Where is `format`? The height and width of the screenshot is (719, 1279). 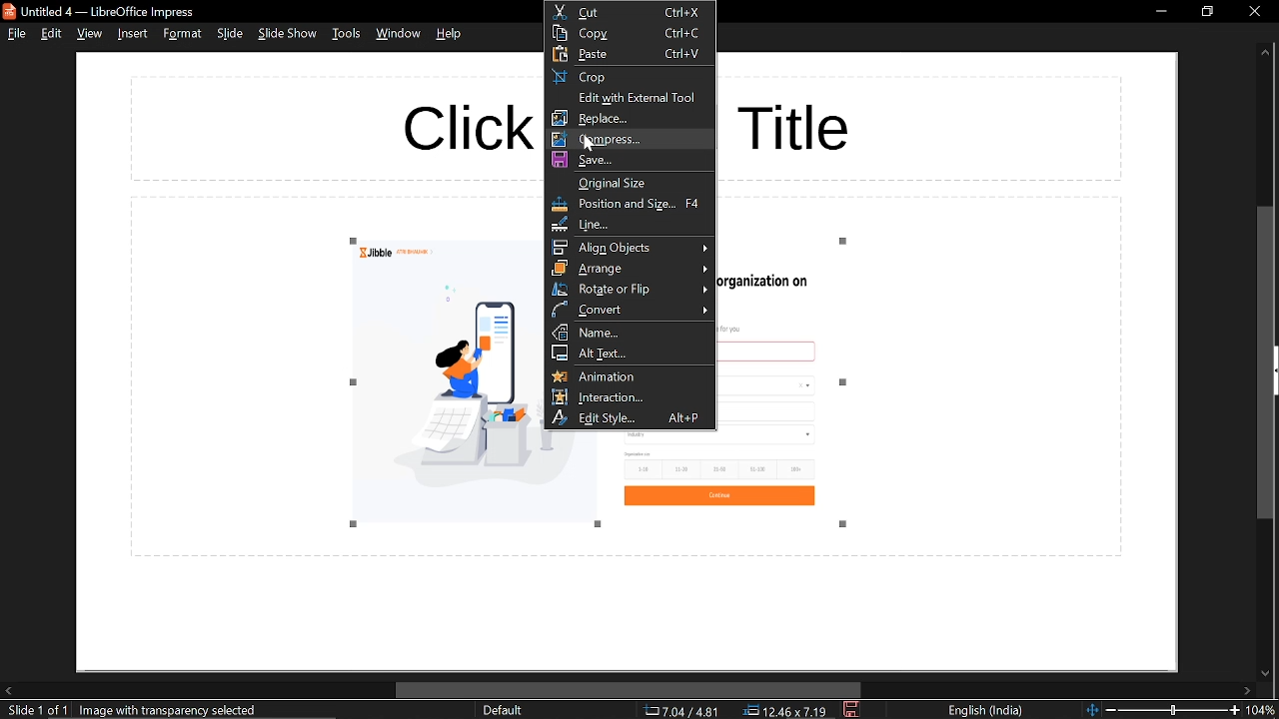
format is located at coordinates (182, 34).